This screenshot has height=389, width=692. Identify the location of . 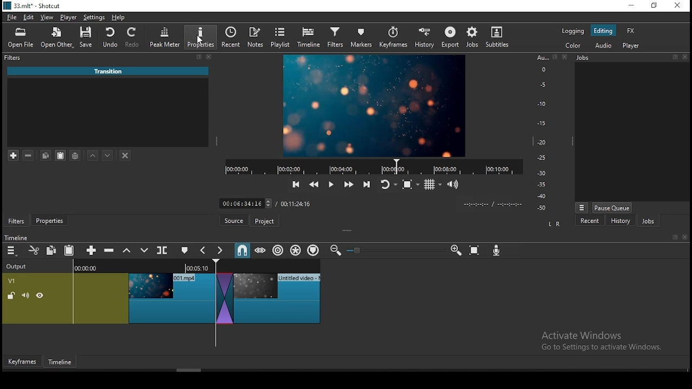
(564, 57).